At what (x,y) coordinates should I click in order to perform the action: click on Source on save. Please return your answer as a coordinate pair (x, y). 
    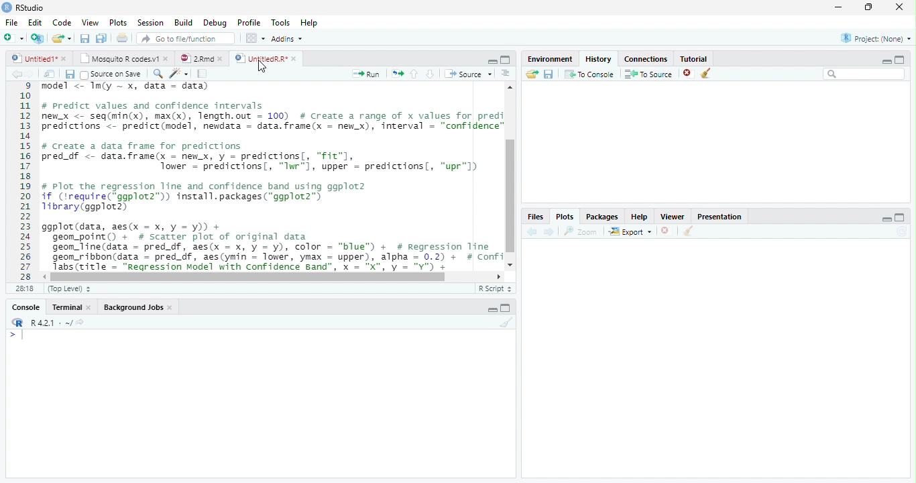
    Looking at the image, I should click on (111, 74).